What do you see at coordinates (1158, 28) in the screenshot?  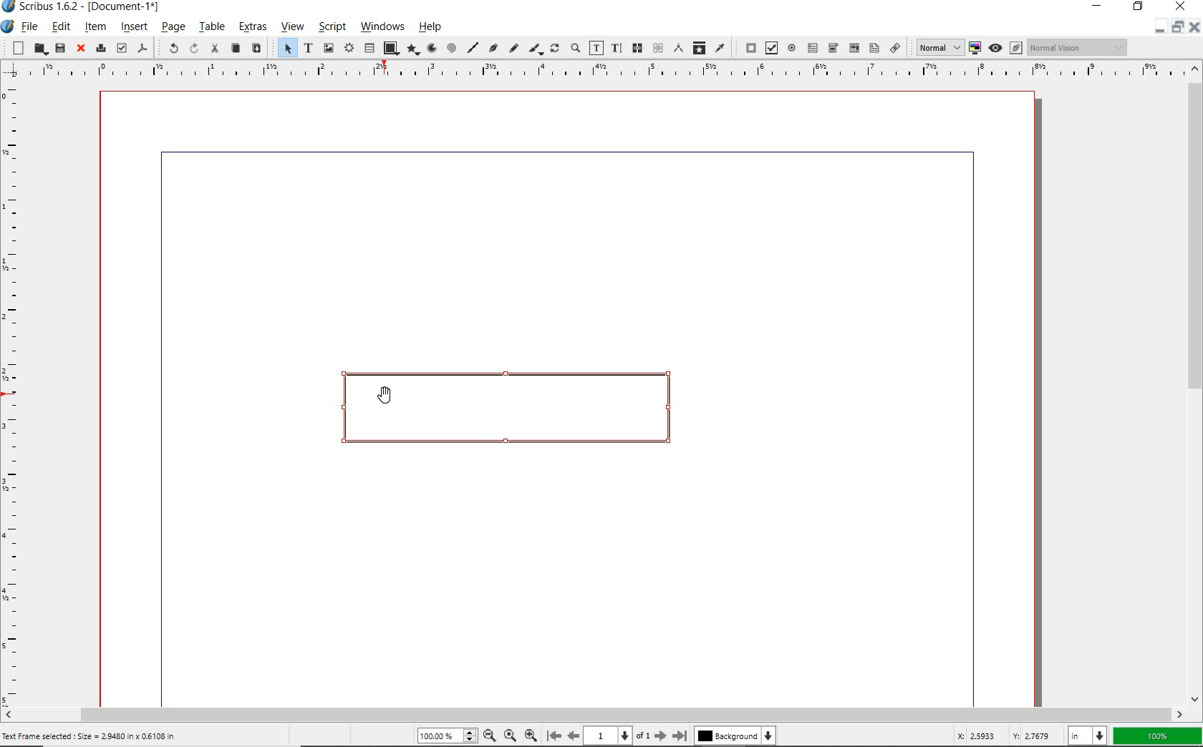 I see `Restore down` at bounding box center [1158, 28].